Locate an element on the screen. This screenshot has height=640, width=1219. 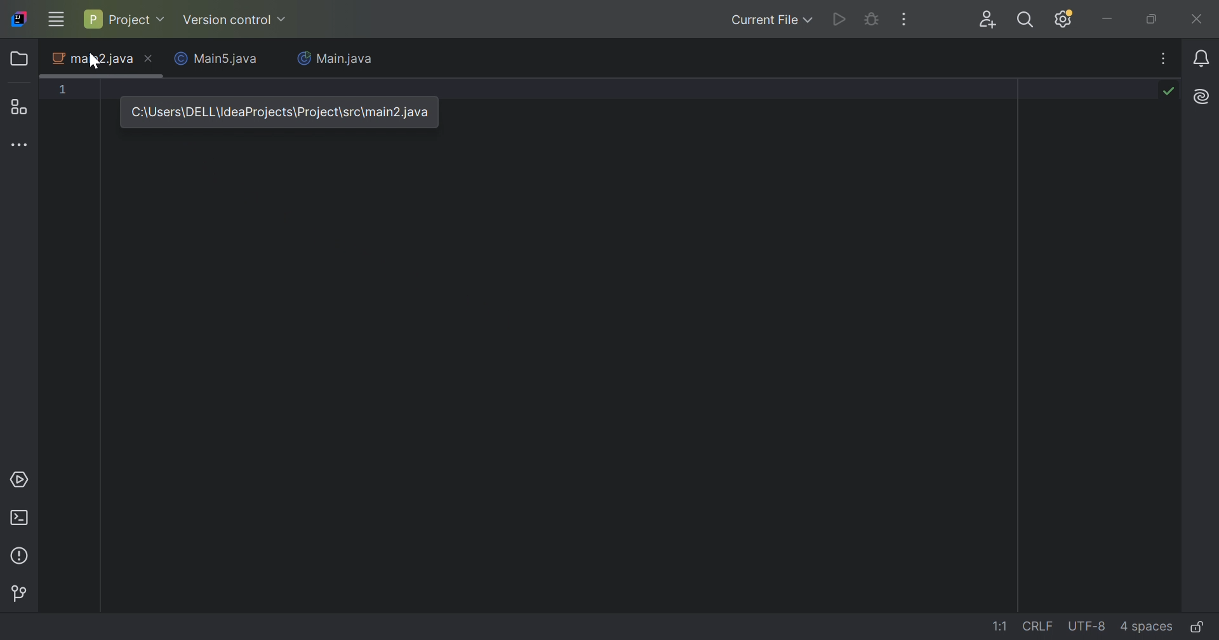
Cursor is located at coordinates (95, 65).